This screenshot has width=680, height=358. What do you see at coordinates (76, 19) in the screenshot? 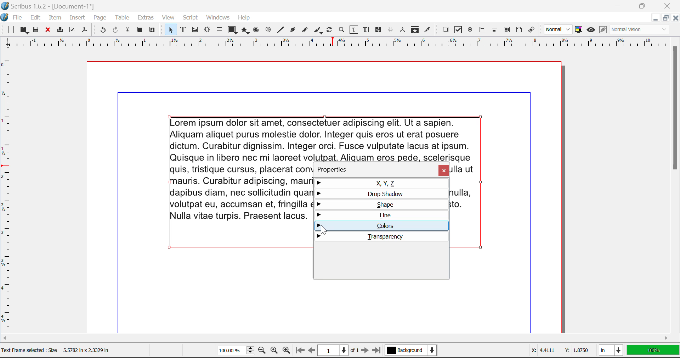
I see `Insert` at bounding box center [76, 19].